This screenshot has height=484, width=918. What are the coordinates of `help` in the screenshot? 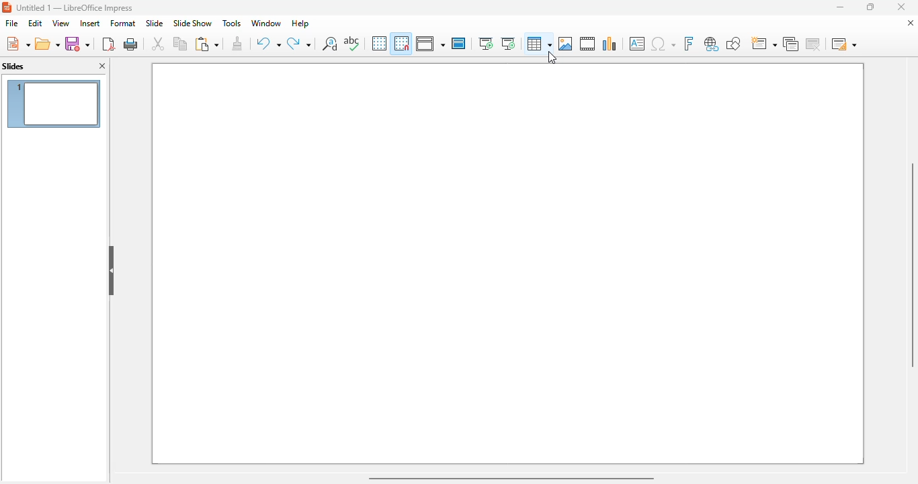 It's located at (301, 24).